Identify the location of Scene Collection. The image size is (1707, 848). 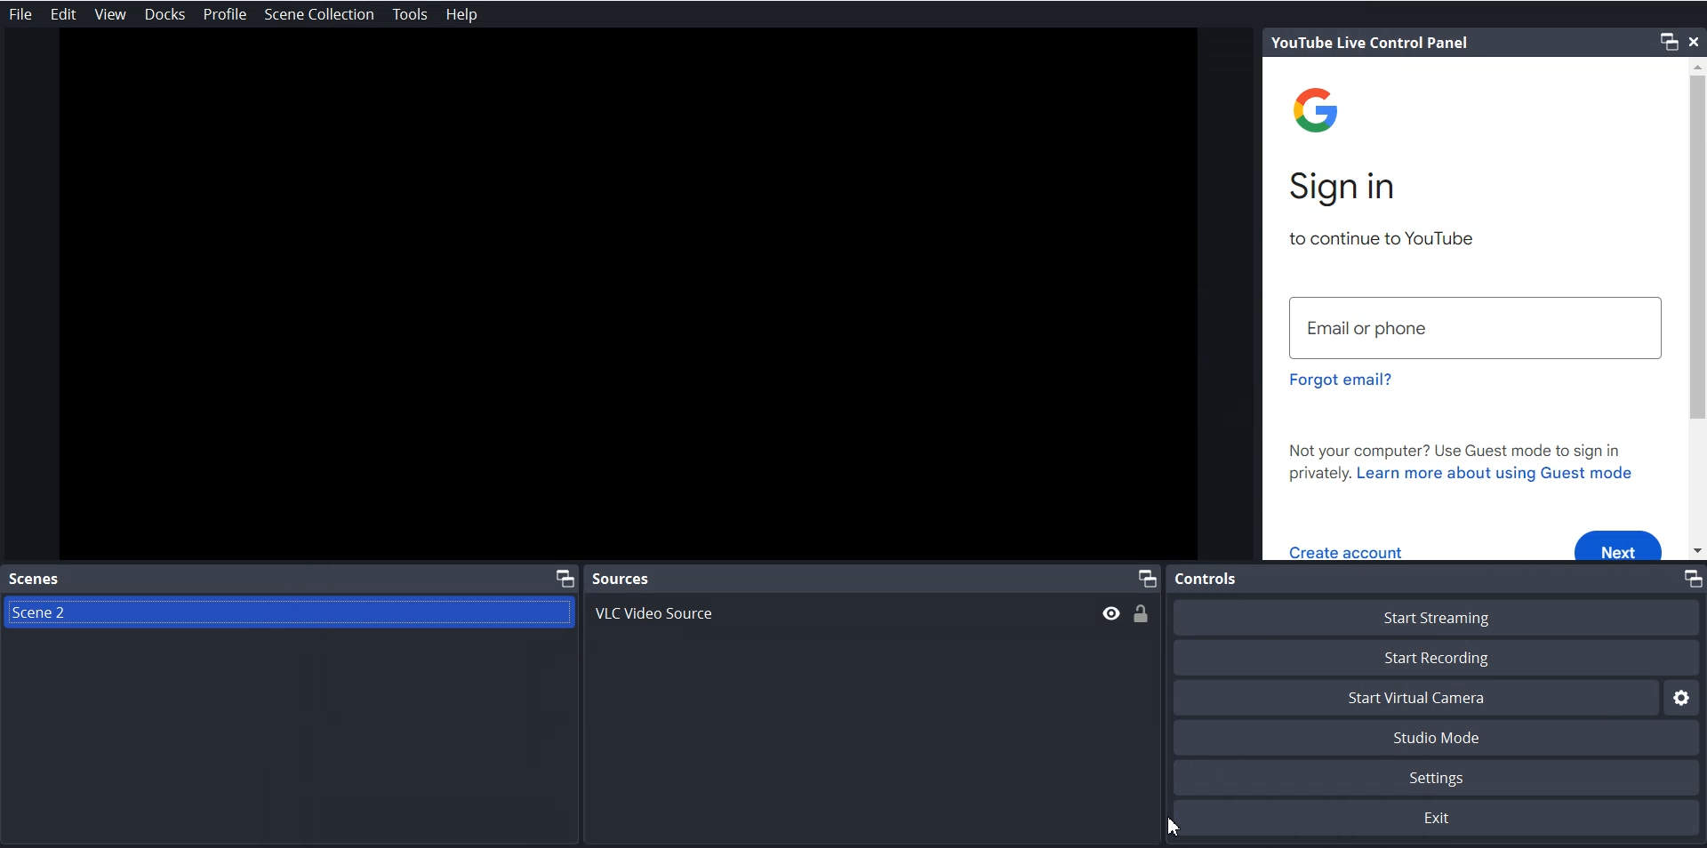
(319, 13).